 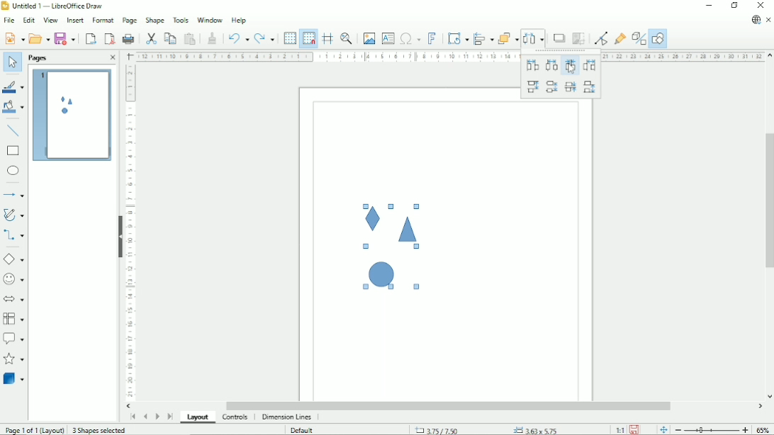 What do you see at coordinates (760, 407) in the screenshot?
I see `Horizontal scroll button` at bounding box center [760, 407].